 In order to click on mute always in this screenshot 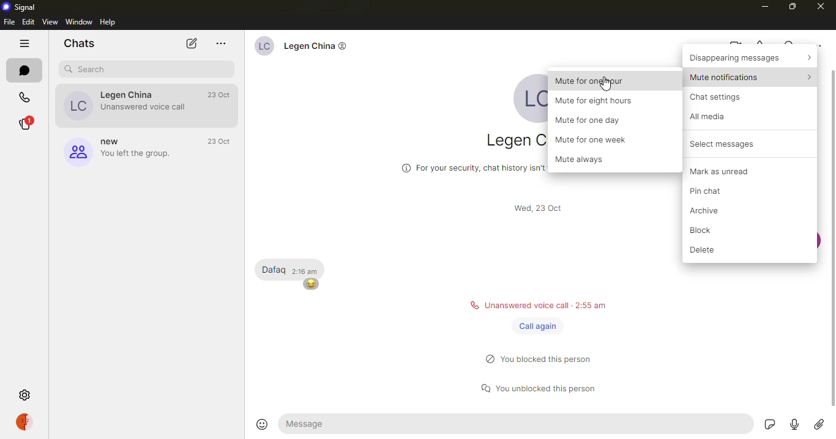, I will do `click(585, 160)`.